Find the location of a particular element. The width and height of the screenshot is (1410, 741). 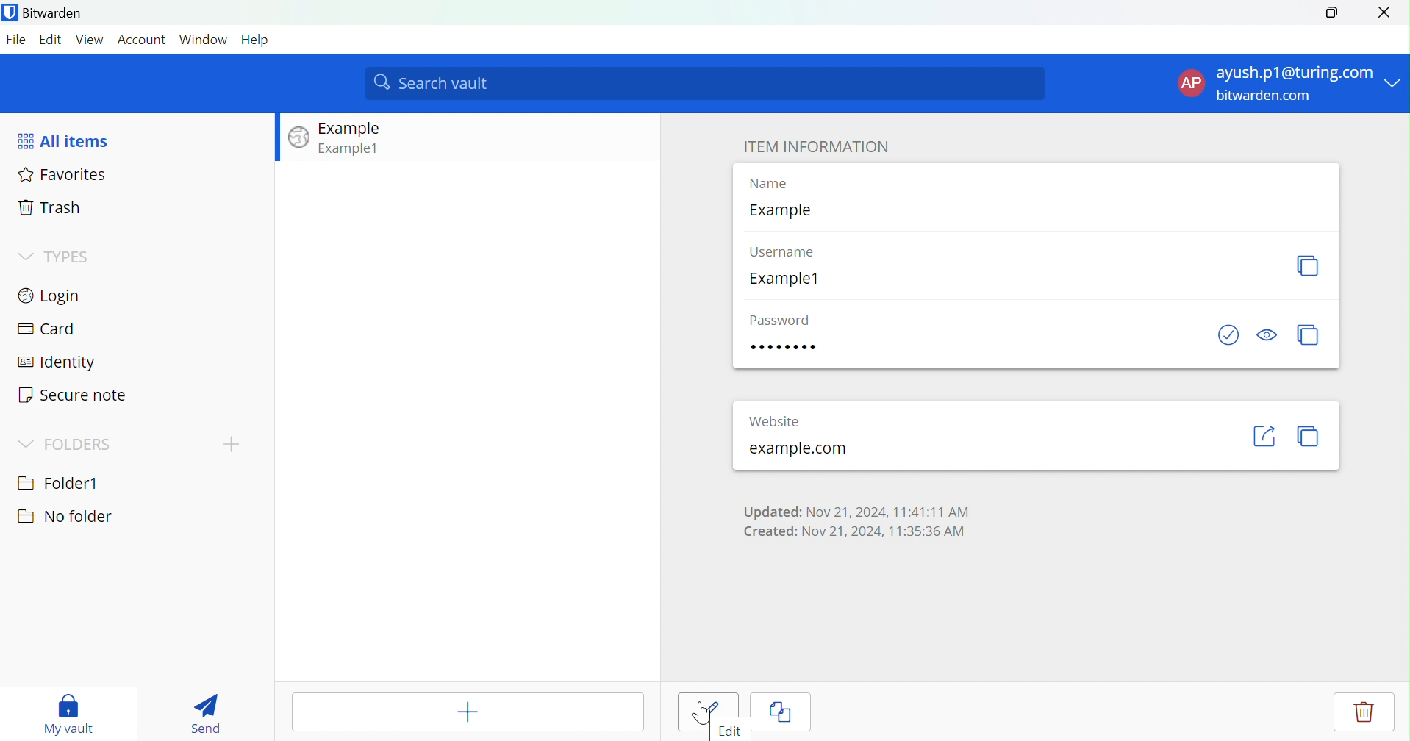

Copy URL is located at coordinates (1310, 436).